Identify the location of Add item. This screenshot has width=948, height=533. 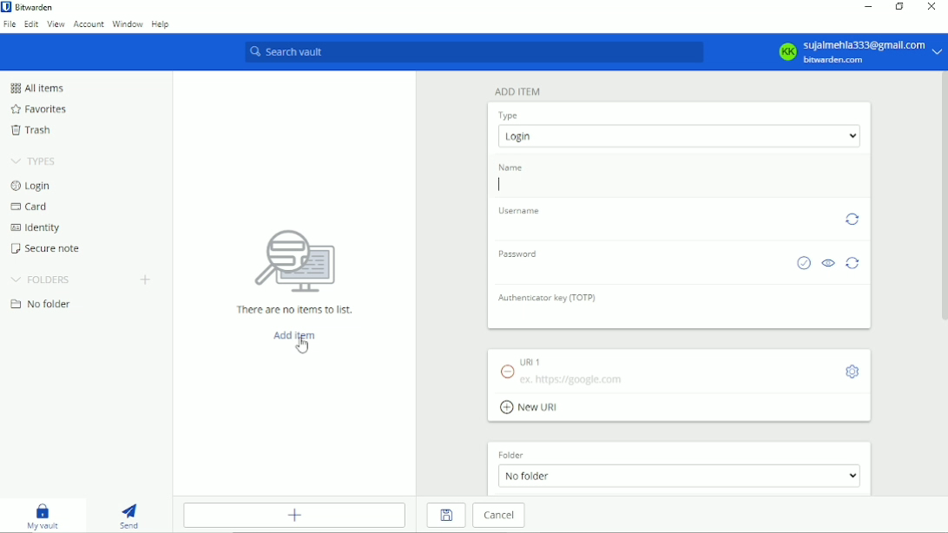
(294, 335).